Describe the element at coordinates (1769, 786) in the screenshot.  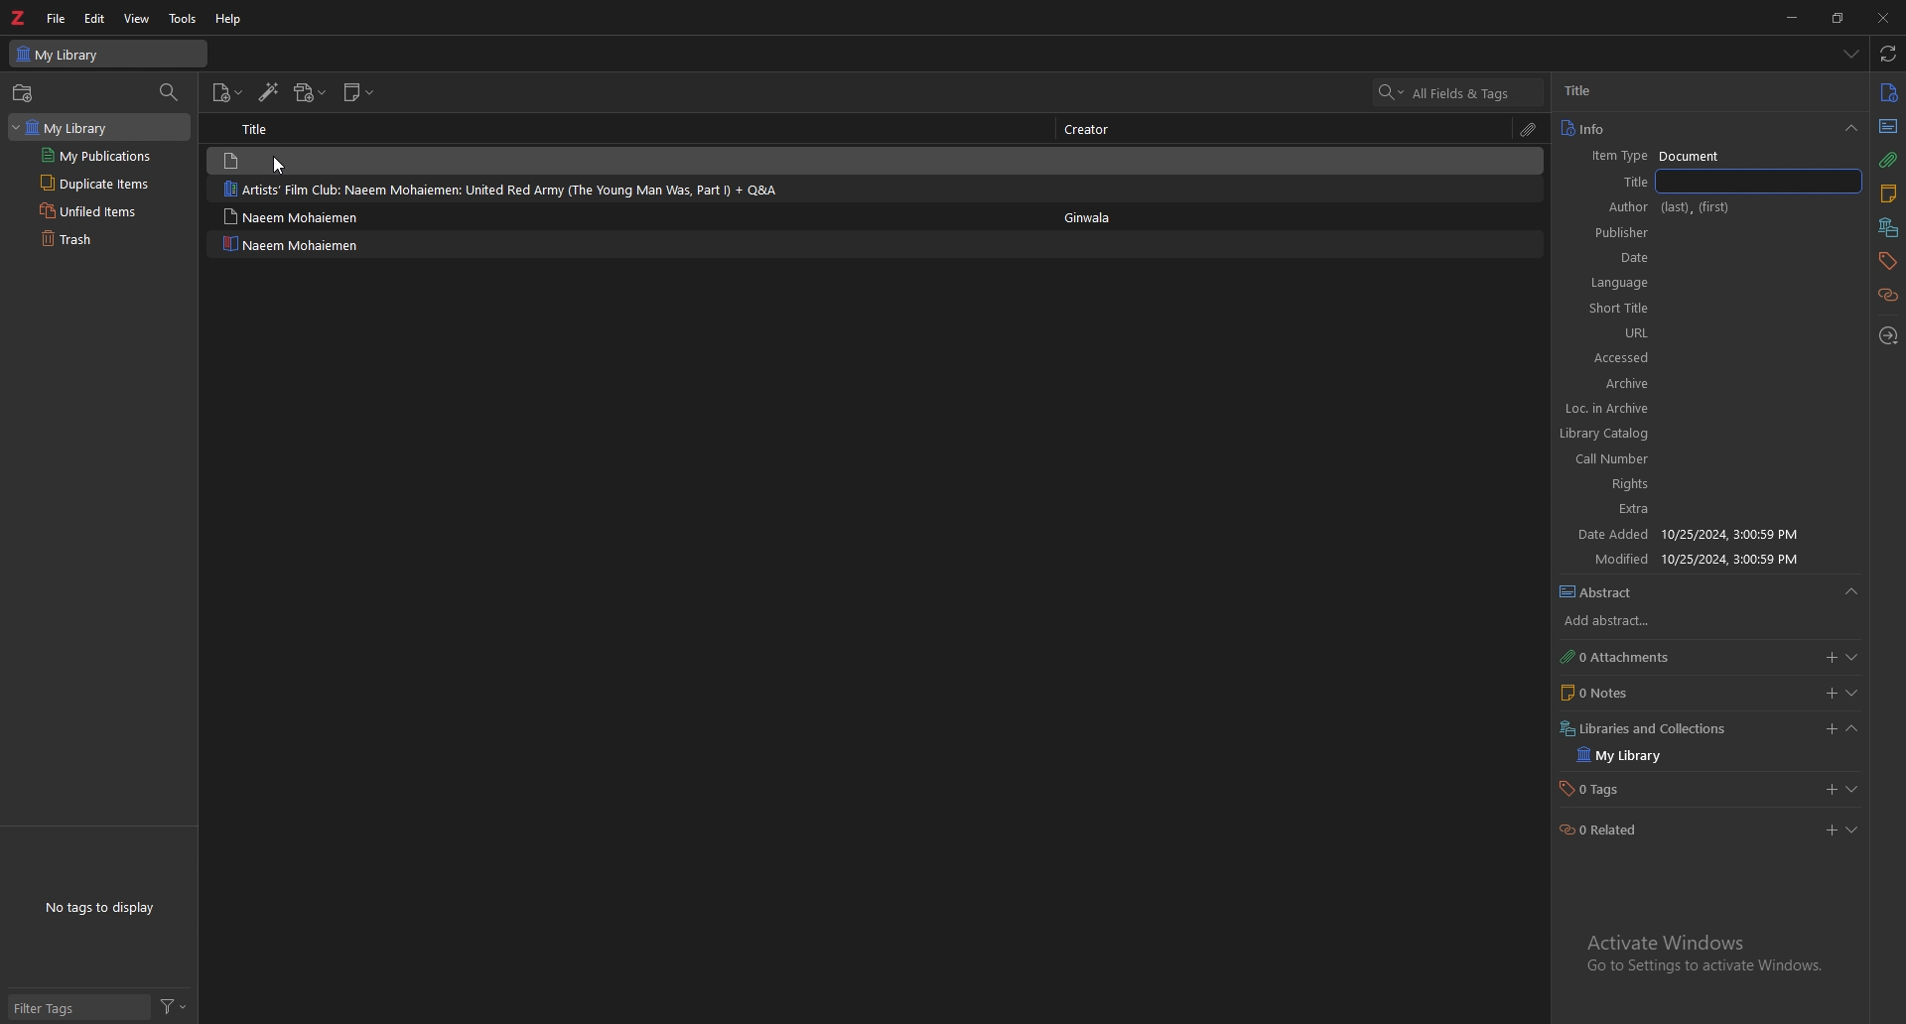
I see `modified input` at that location.